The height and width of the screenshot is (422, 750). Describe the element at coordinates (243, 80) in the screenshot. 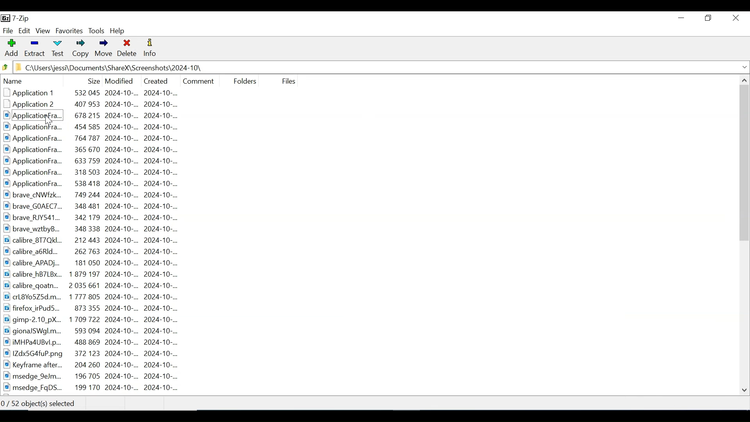

I see `Folders` at that location.